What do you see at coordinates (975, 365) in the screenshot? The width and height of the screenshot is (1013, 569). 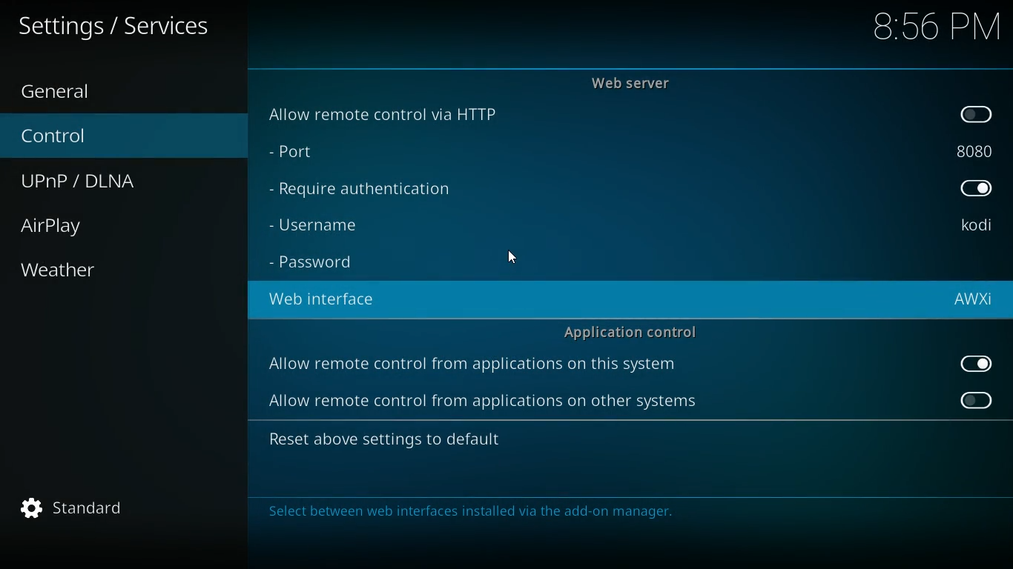 I see `On` at bounding box center [975, 365].